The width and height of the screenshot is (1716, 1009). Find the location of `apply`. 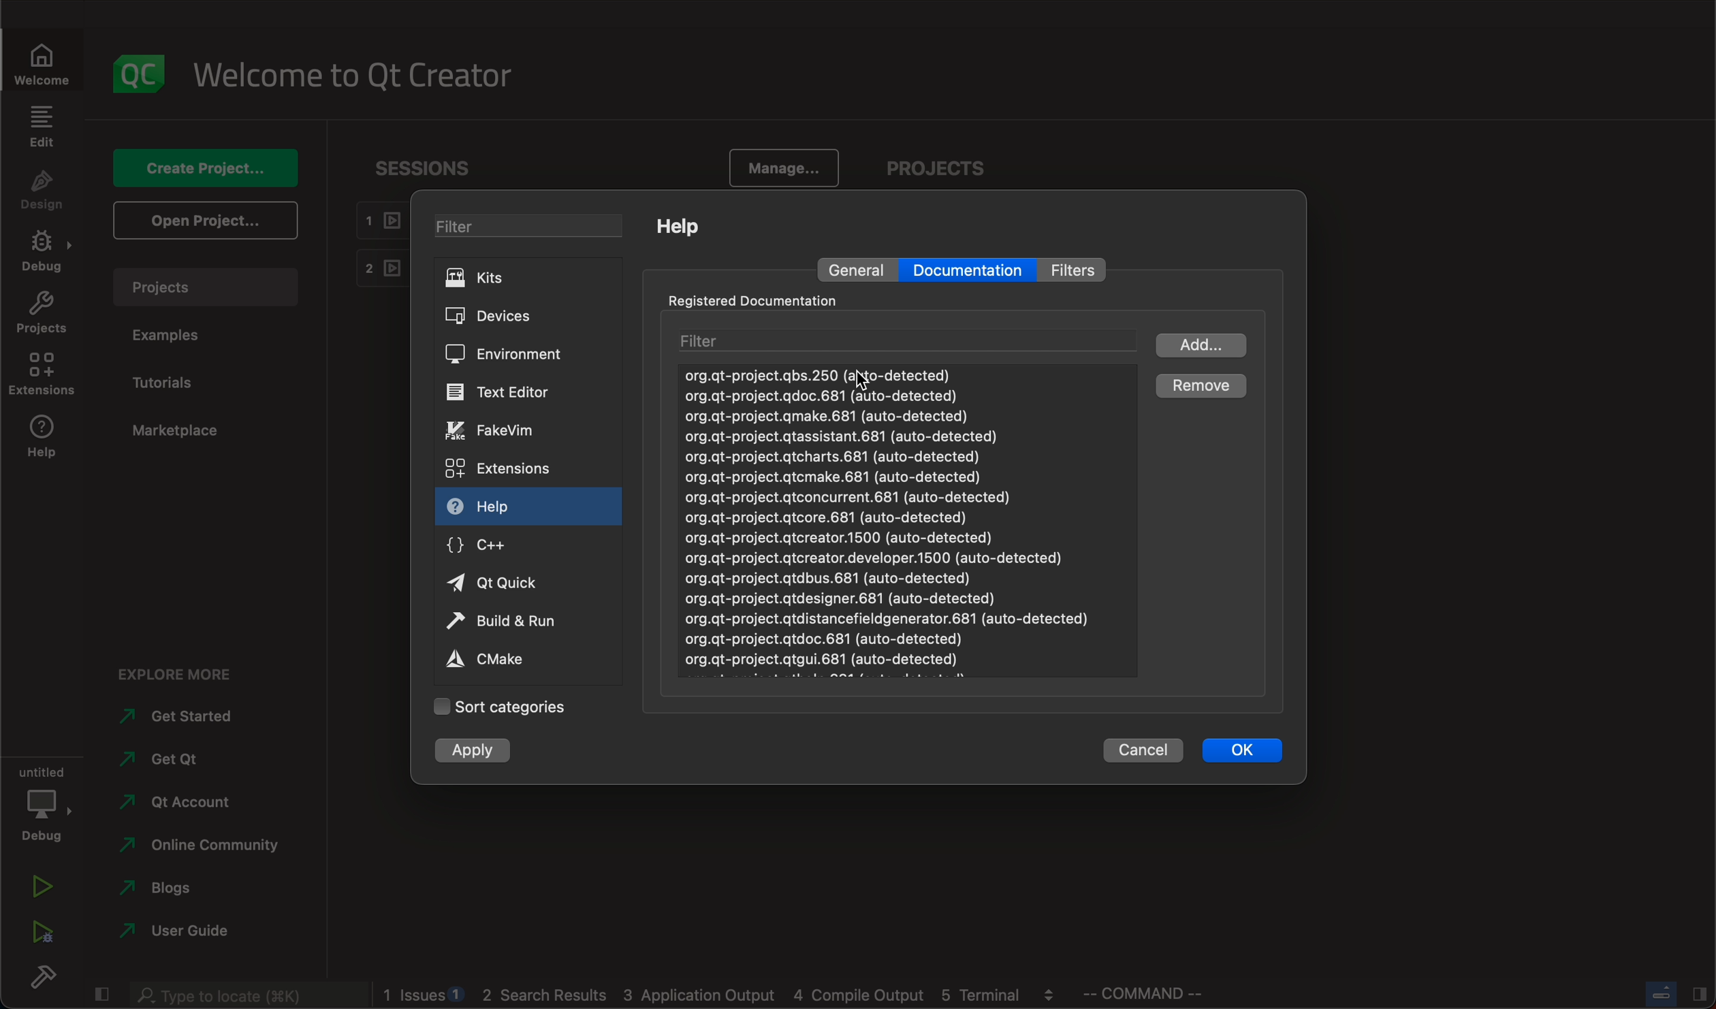

apply is located at coordinates (478, 752).